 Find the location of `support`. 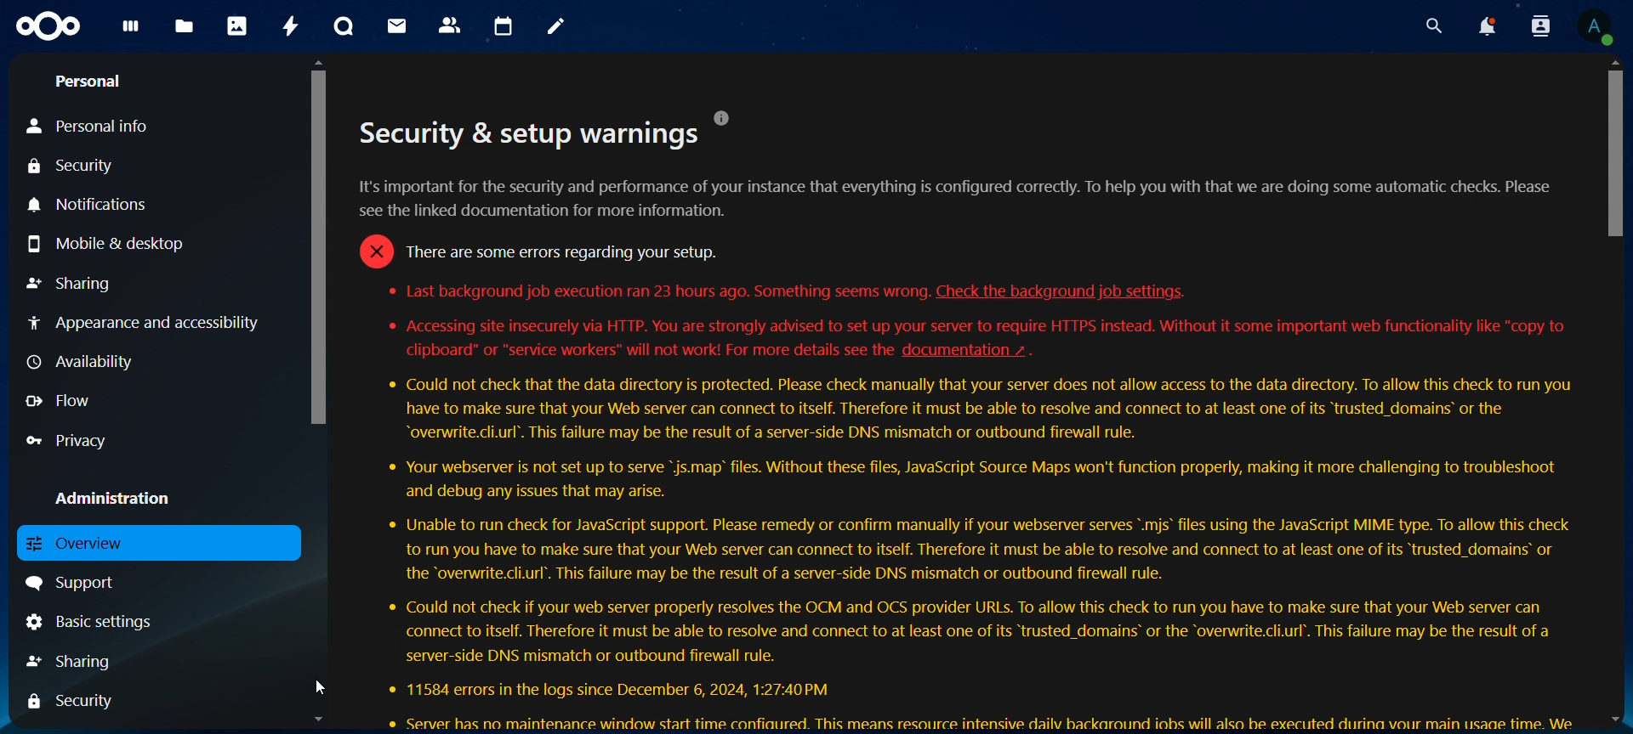

support is located at coordinates (72, 583).